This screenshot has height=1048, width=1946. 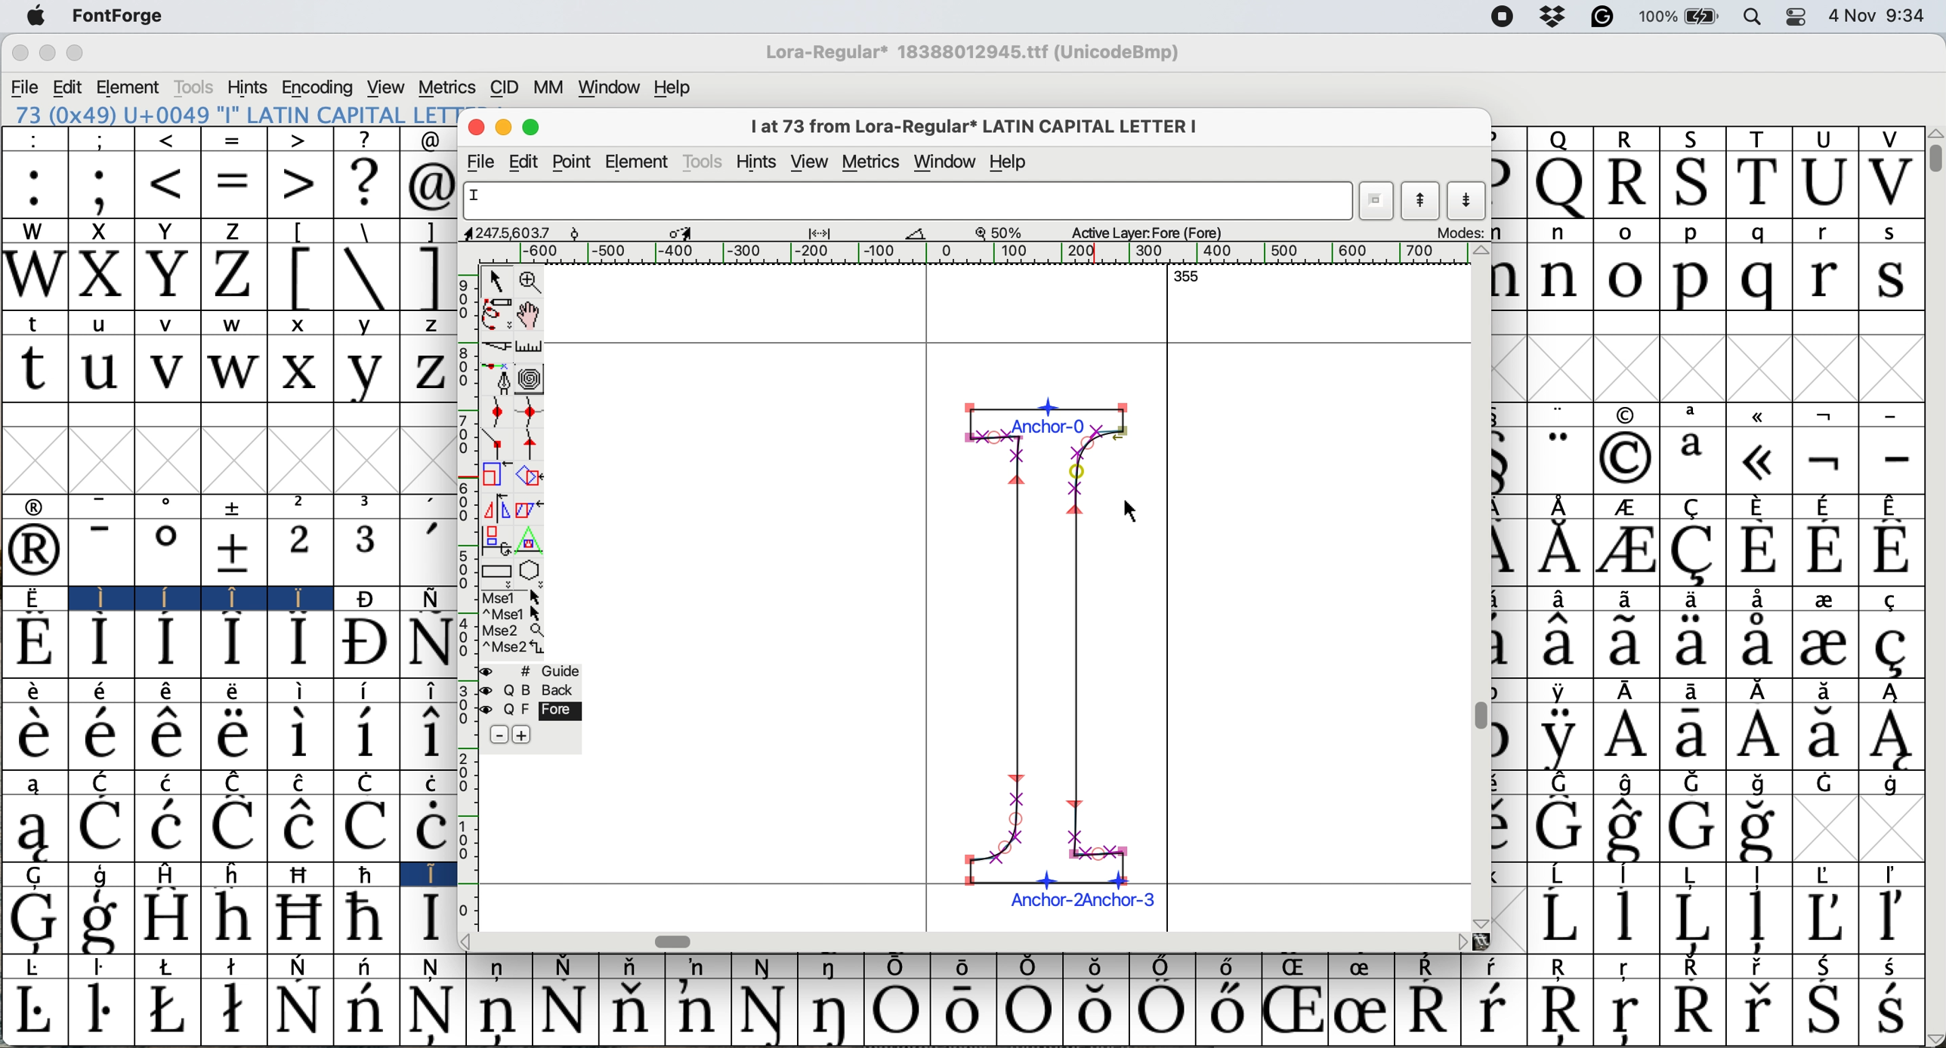 What do you see at coordinates (1046, 649) in the screenshot?
I see `chosen glyph` at bounding box center [1046, 649].